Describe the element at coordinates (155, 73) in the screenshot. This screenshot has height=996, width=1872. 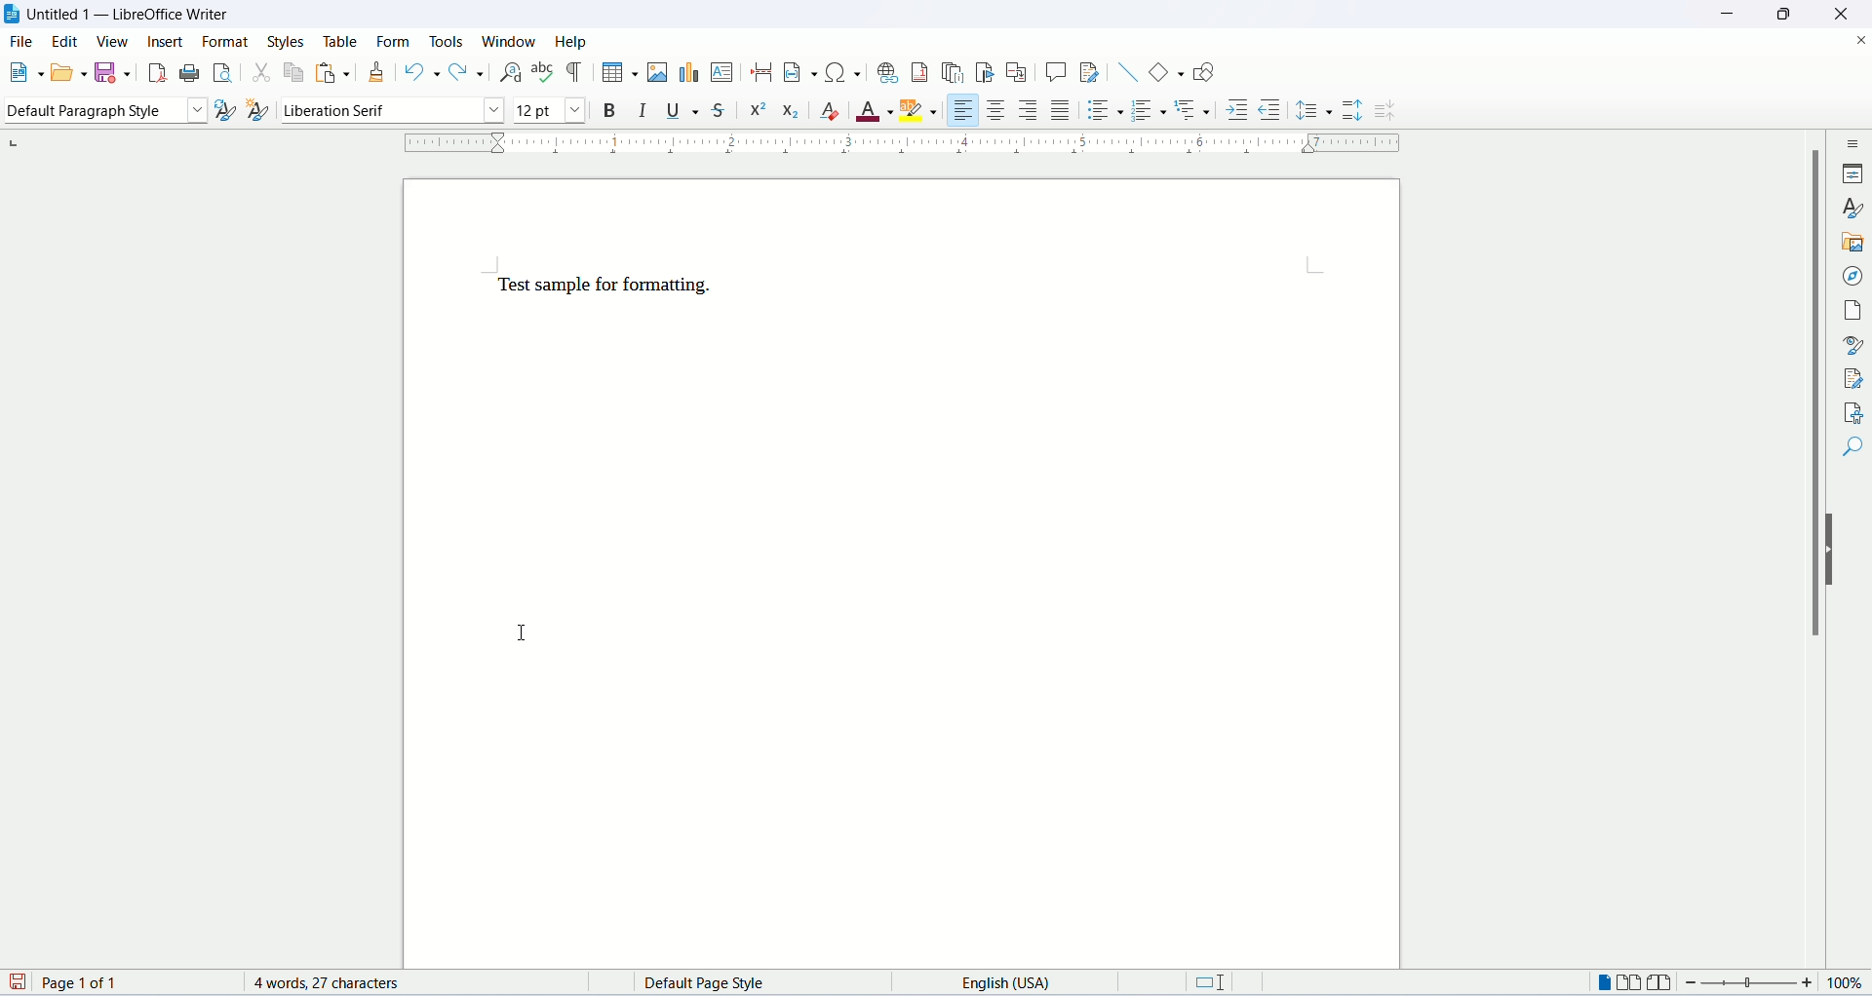
I see `export as PDF` at that location.